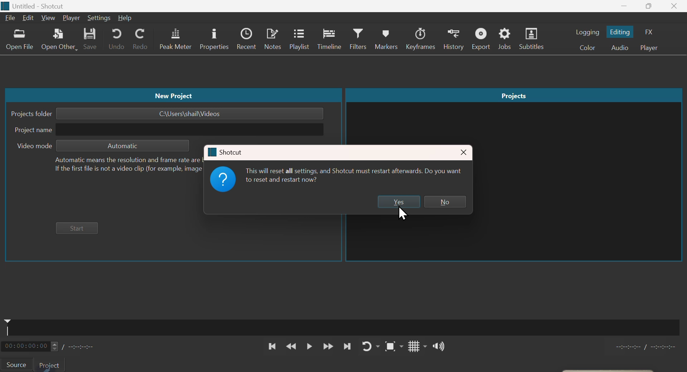 This screenshot has height=372, width=687. I want to click on close, so click(676, 6).